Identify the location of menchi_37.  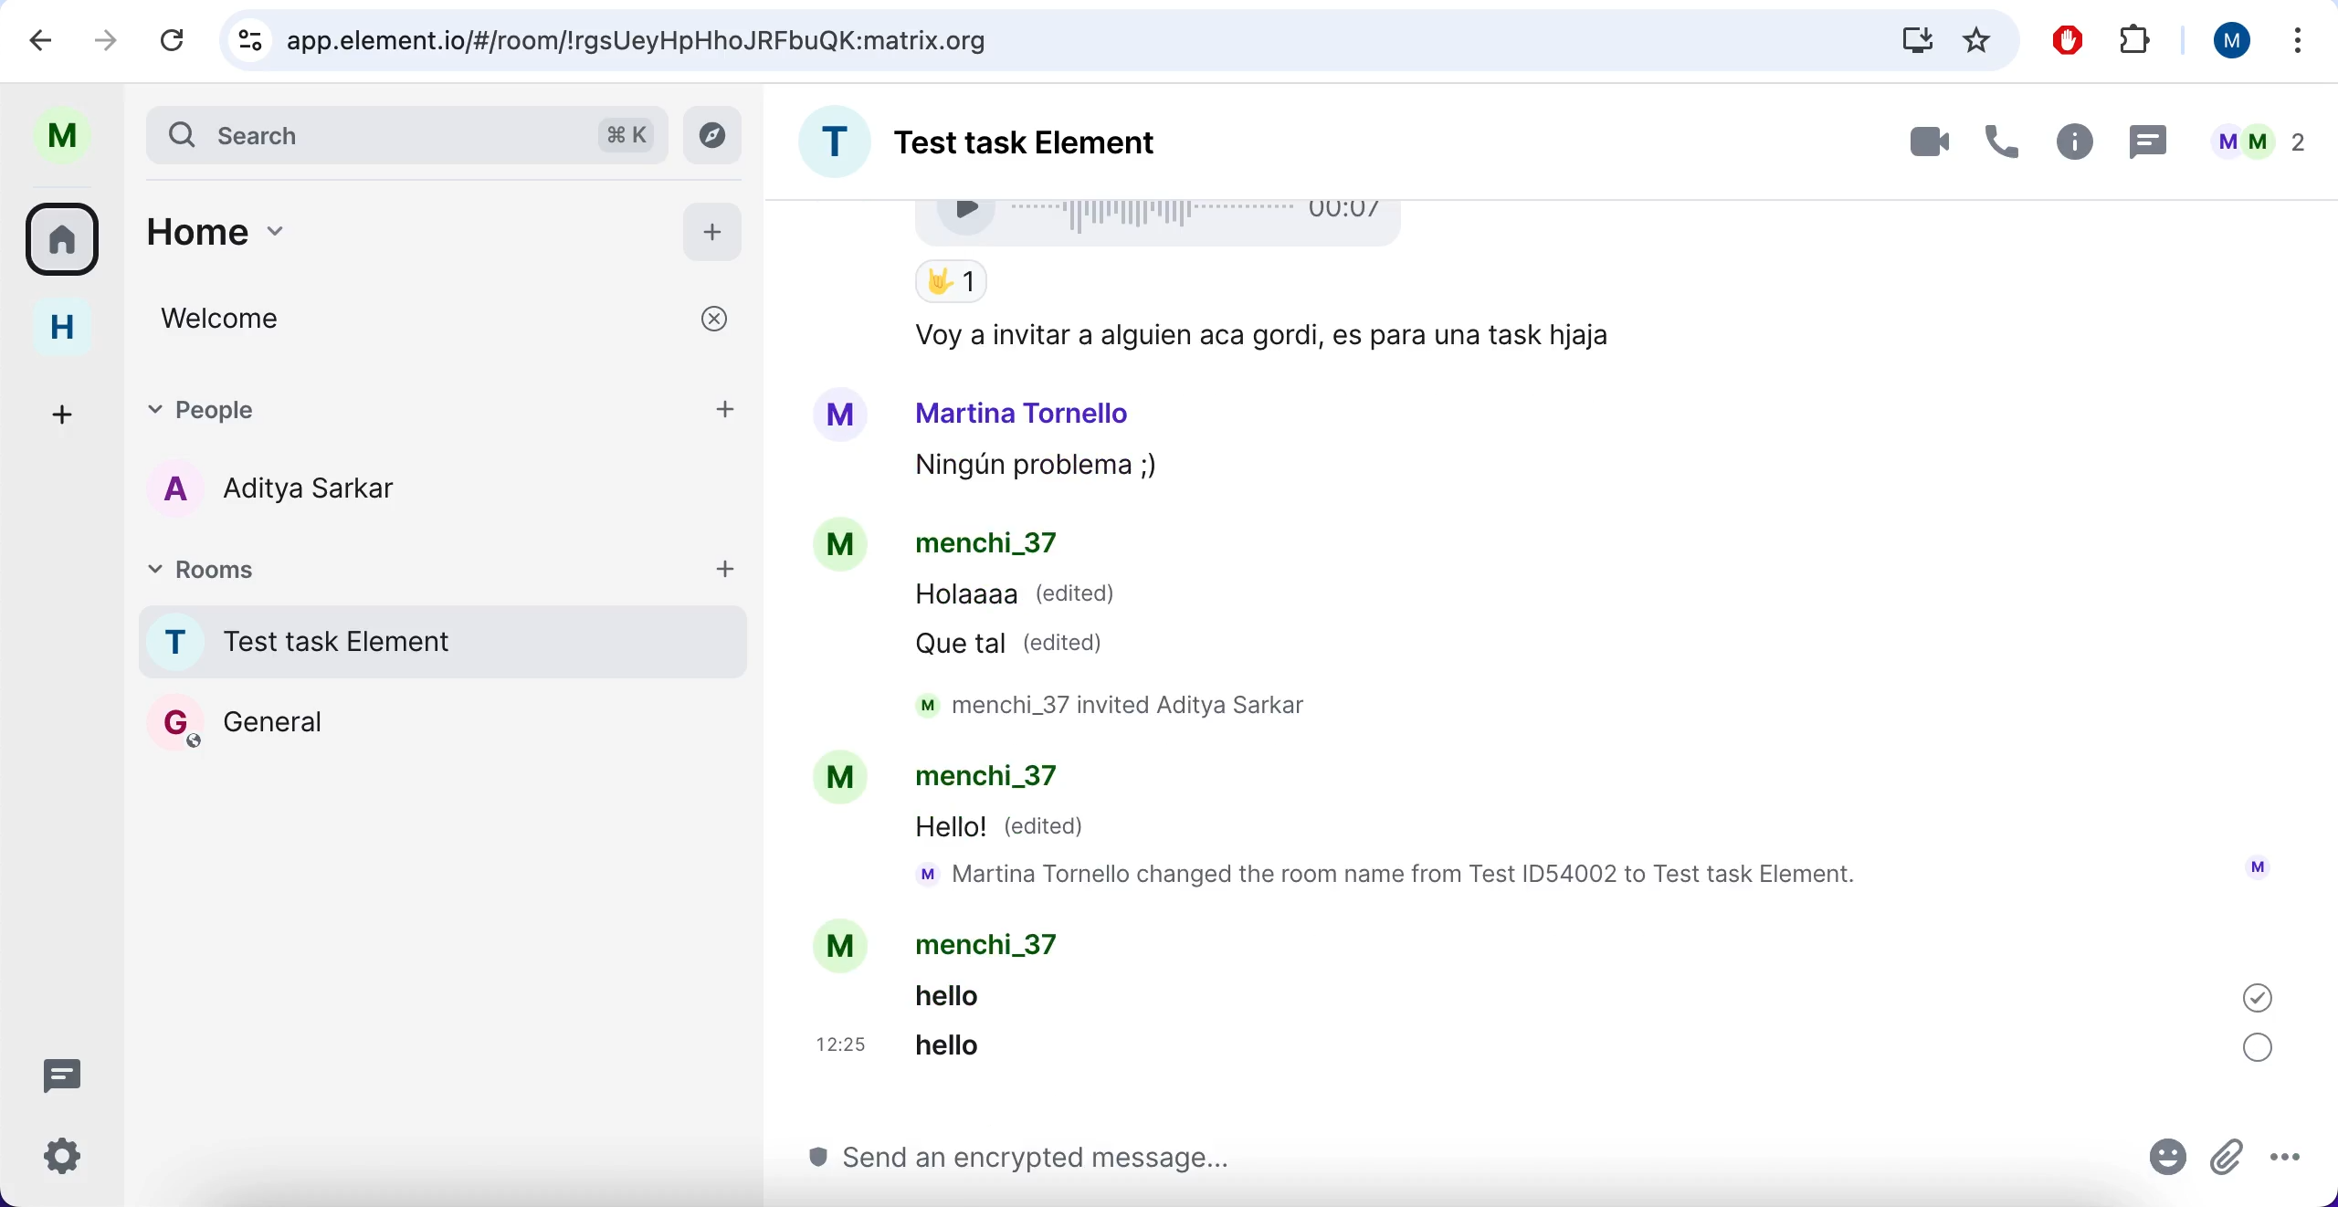
(989, 543).